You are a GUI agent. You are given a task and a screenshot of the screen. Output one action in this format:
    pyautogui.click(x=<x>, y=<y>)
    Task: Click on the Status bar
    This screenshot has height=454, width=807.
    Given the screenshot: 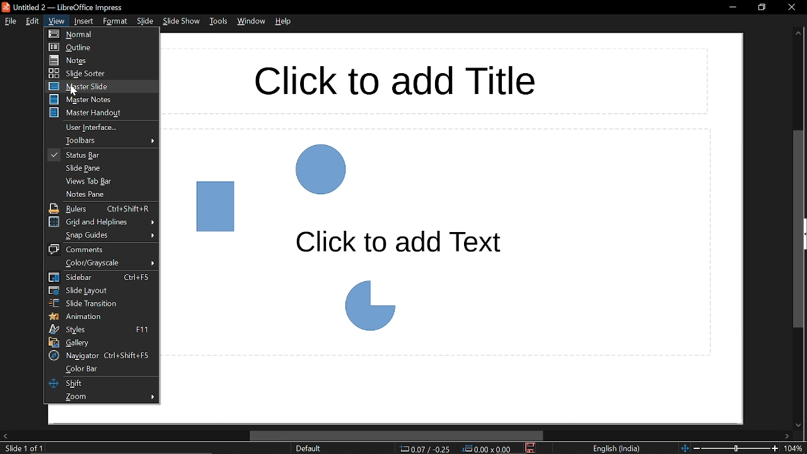 What is the action you would take?
    pyautogui.click(x=101, y=155)
    